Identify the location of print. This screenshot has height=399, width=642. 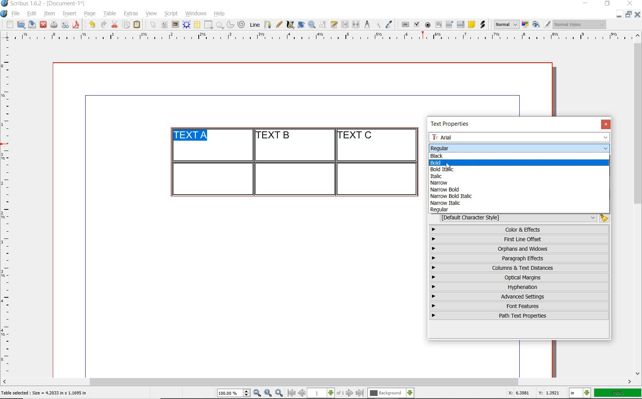
(53, 24).